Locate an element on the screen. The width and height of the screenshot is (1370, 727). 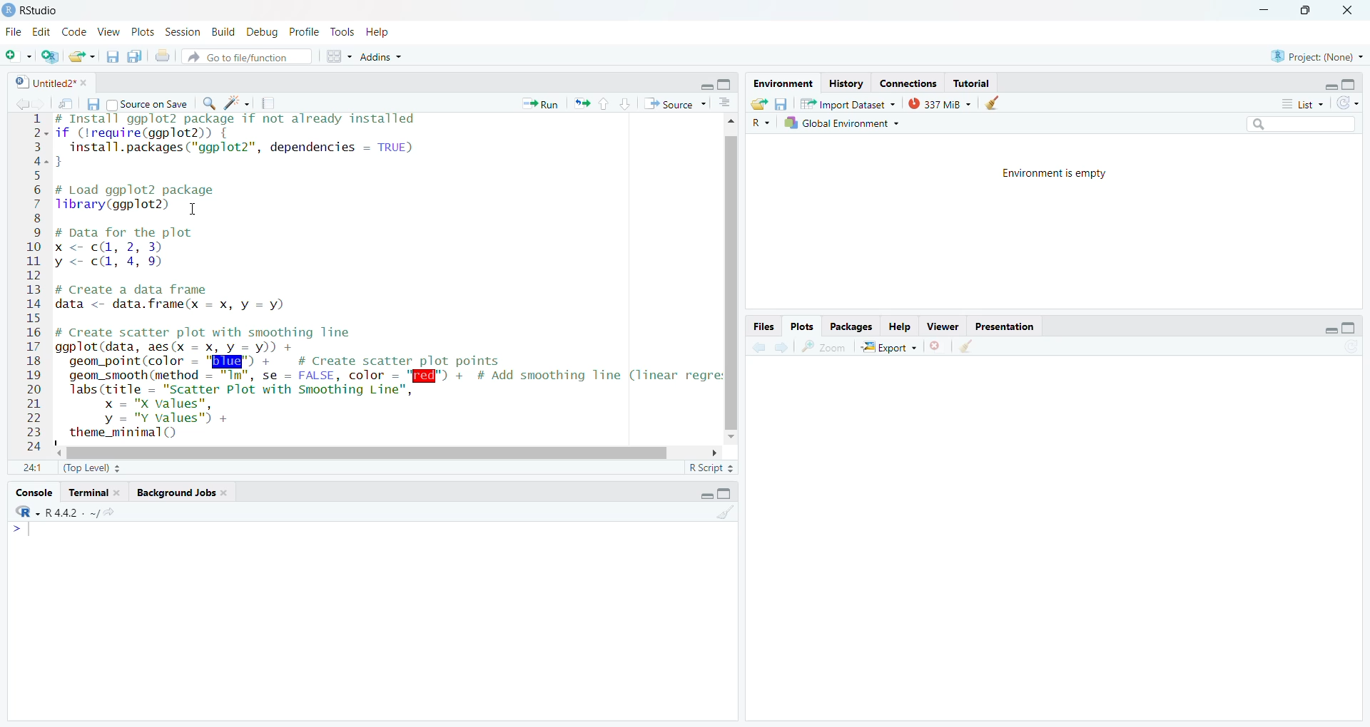
go forward is located at coordinates (783, 348).